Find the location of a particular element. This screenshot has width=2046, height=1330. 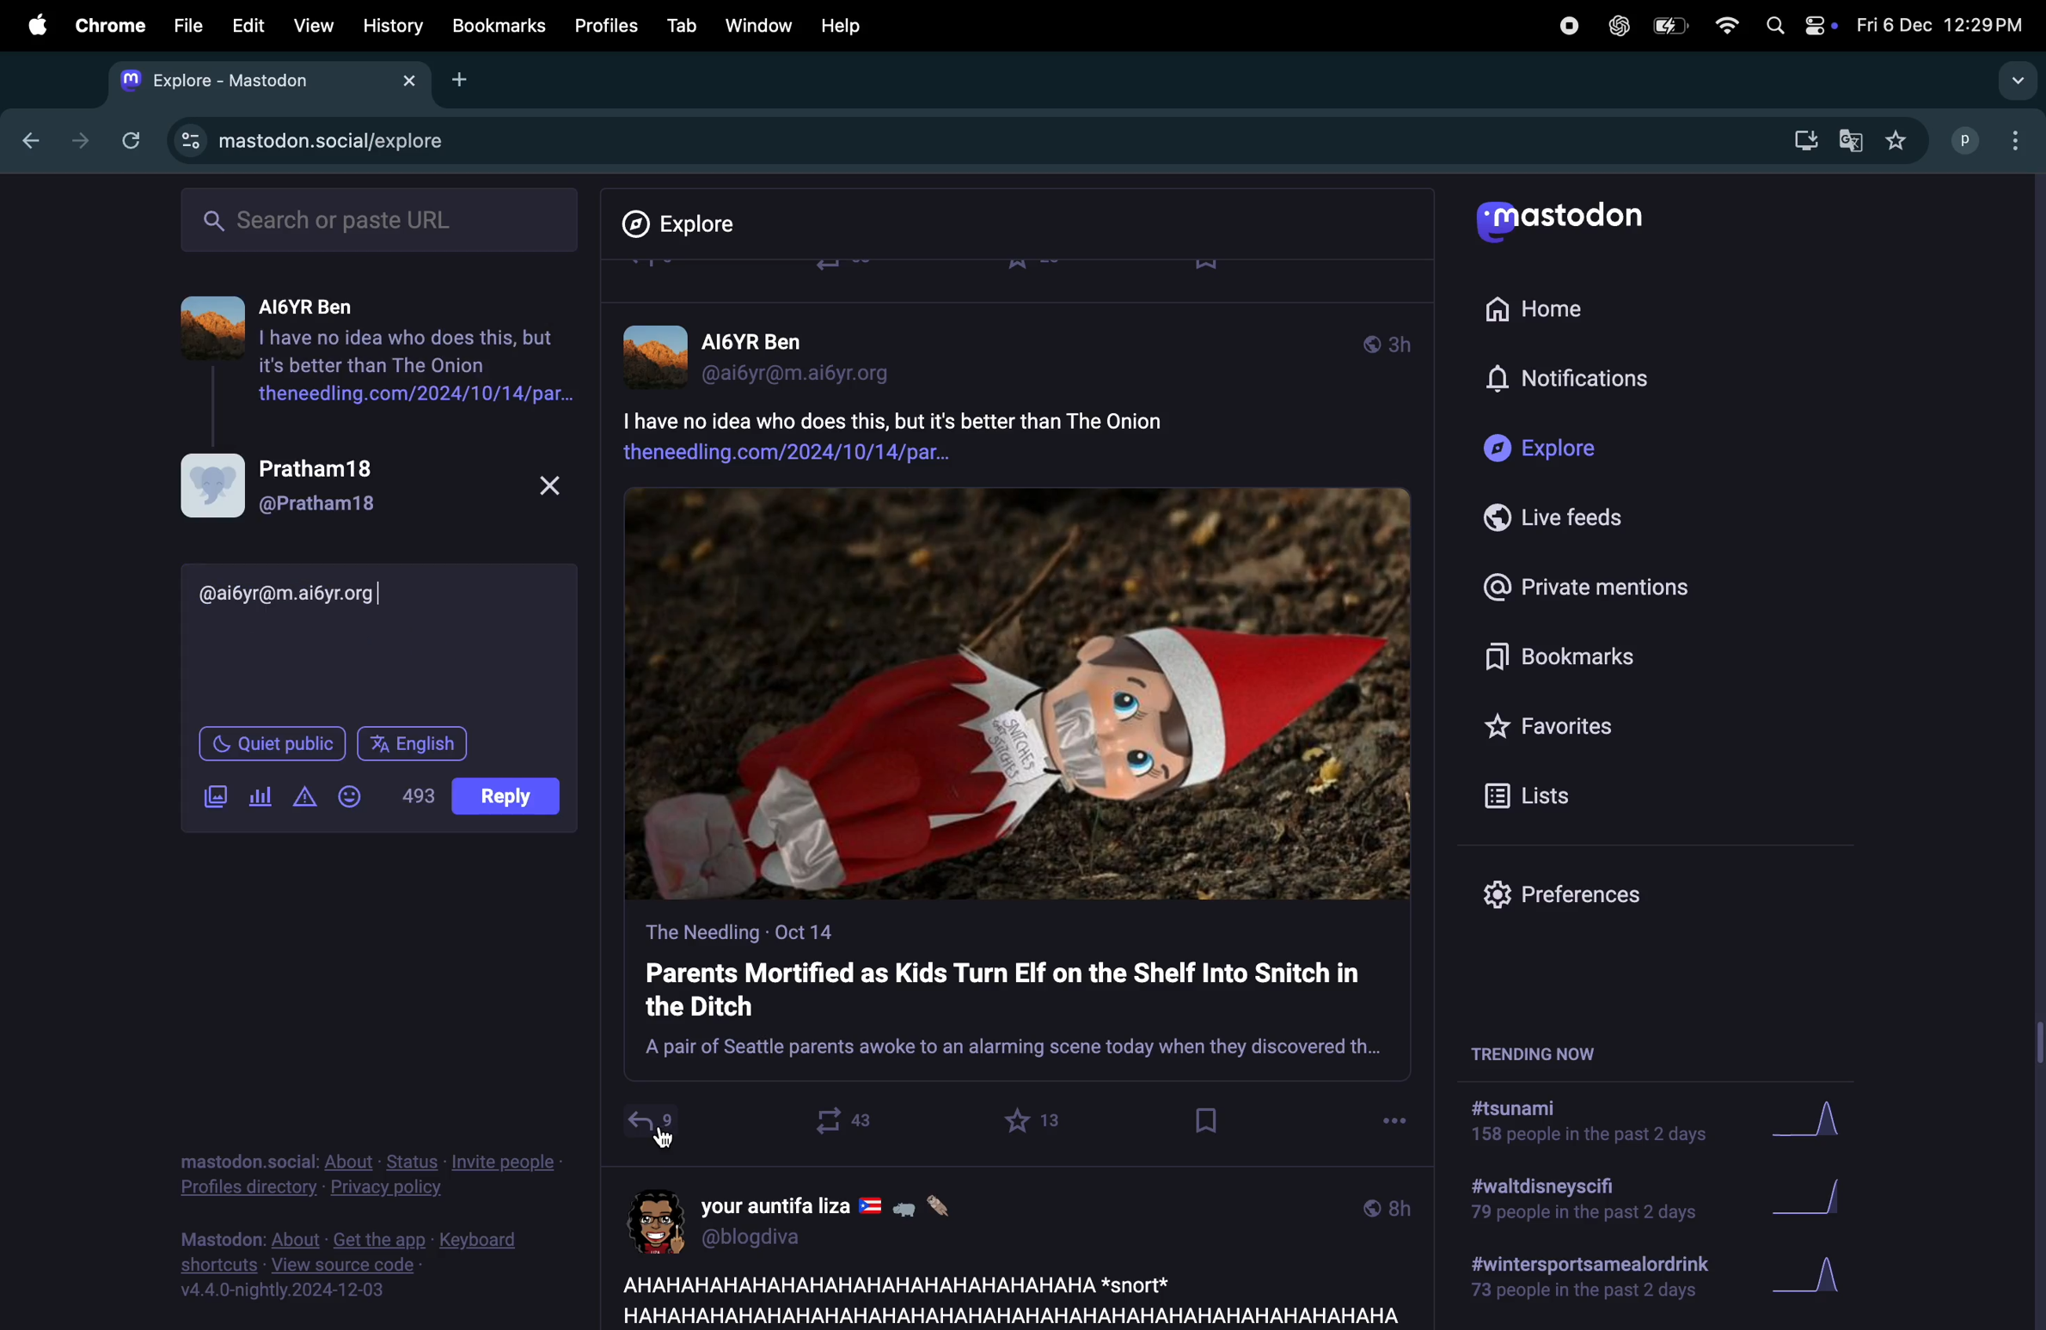

post description is located at coordinates (959, 432).